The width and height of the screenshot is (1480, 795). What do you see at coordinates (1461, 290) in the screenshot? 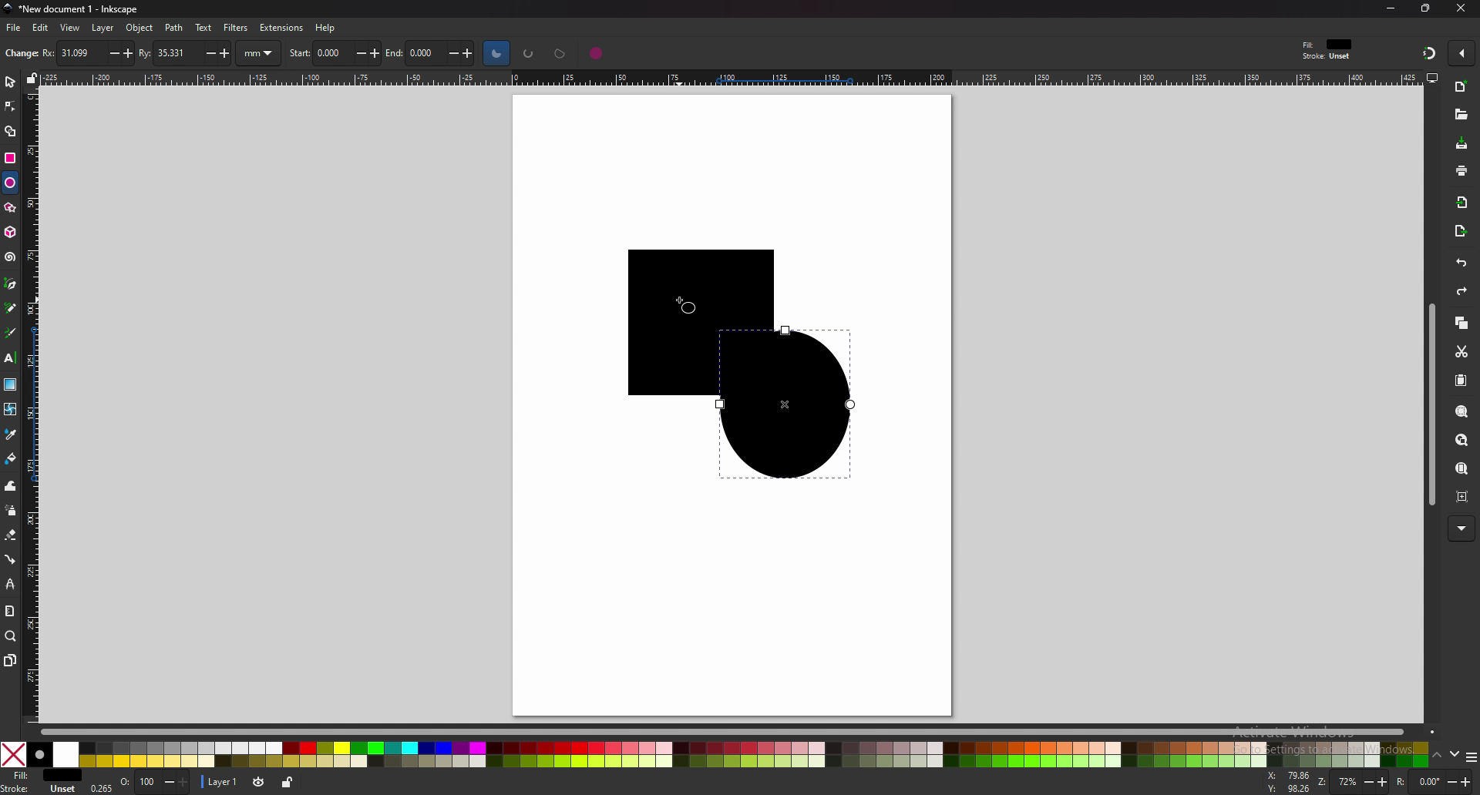
I see `redo` at bounding box center [1461, 290].